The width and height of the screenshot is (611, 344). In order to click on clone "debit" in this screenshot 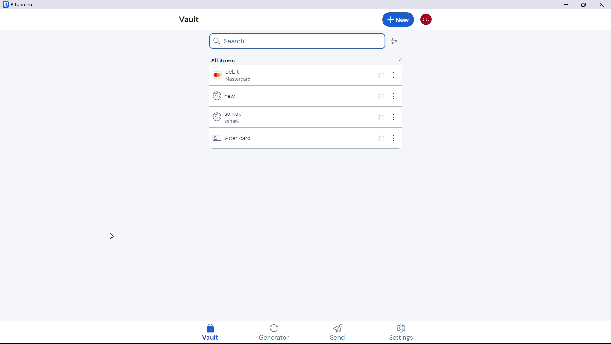, I will do `click(380, 76)`.